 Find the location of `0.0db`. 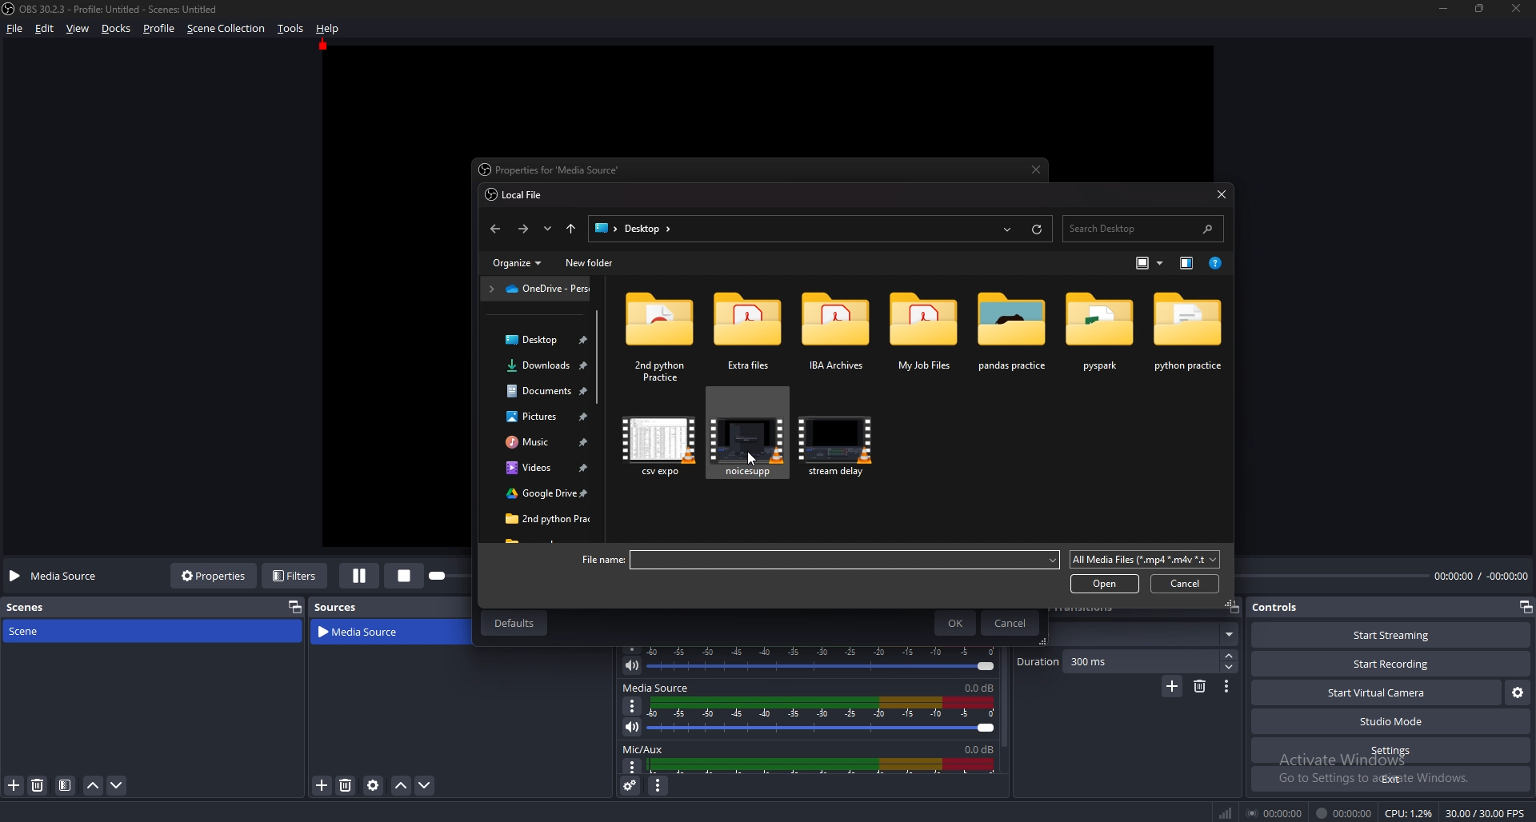

0.0db is located at coordinates (975, 747).